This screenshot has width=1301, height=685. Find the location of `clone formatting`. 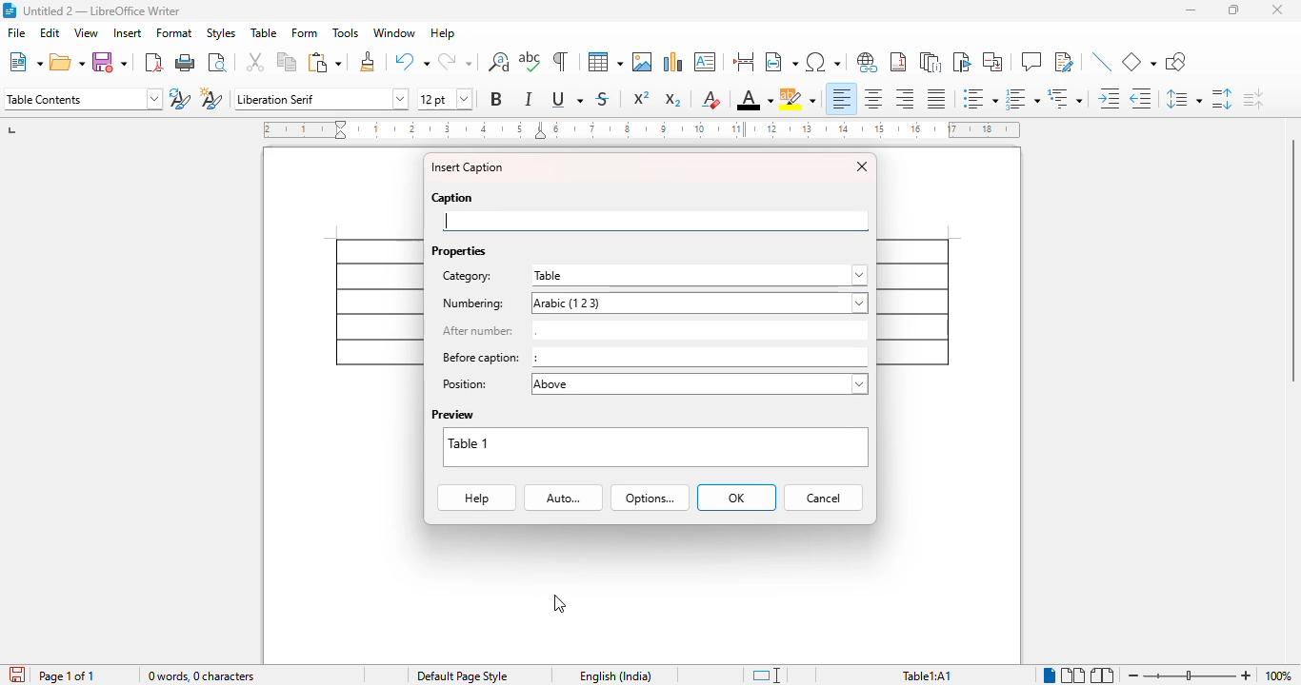

clone formatting is located at coordinates (369, 61).